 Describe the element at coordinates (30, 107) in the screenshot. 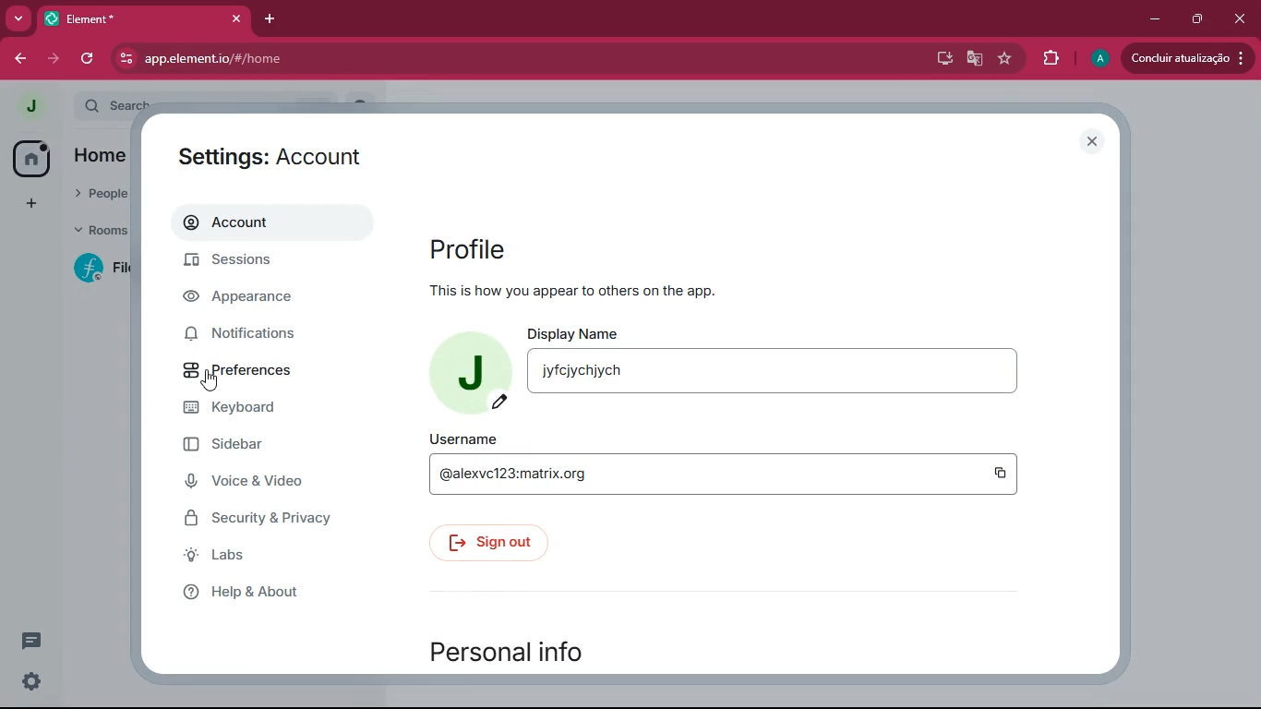

I see `profile picture` at that location.